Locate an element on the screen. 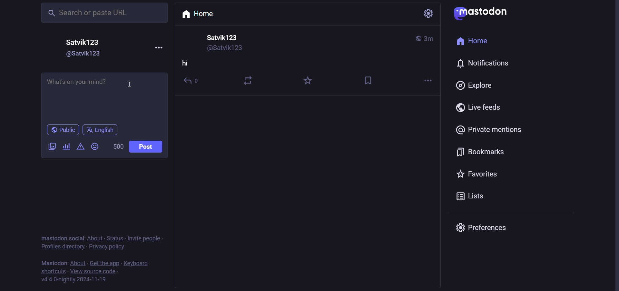  write here is located at coordinates (103, 97).